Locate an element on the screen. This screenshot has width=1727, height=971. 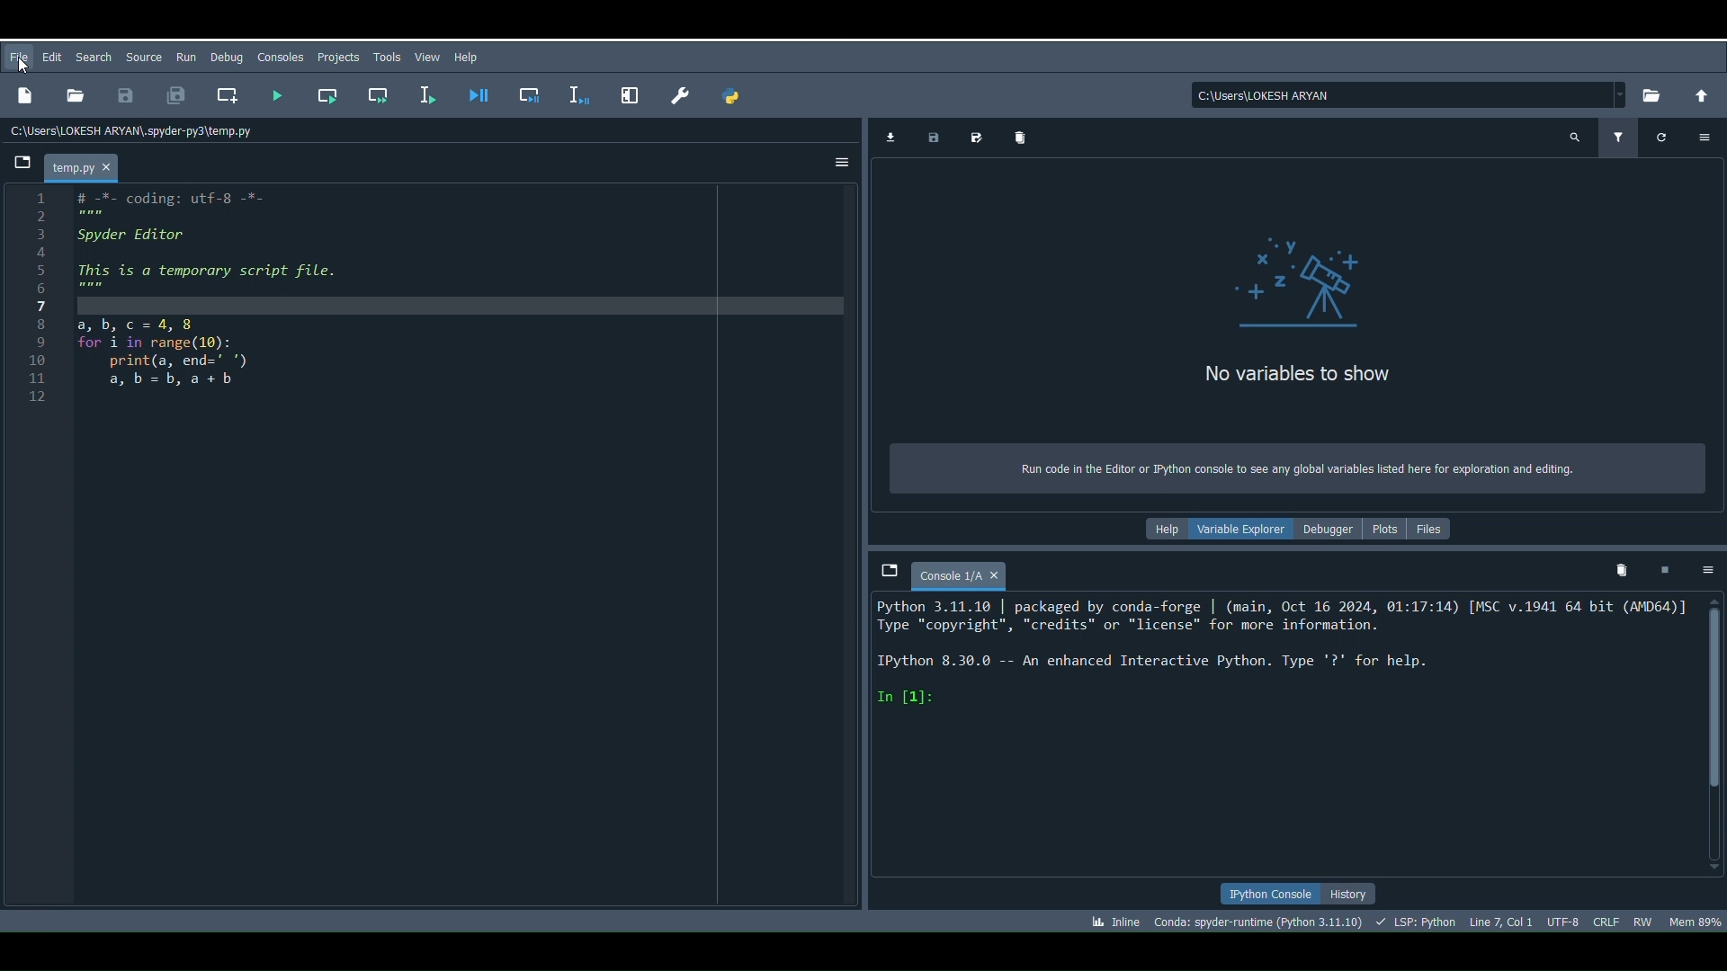
Search variable names and types (Ctrl + F) is located at coordinates (1571, 138).